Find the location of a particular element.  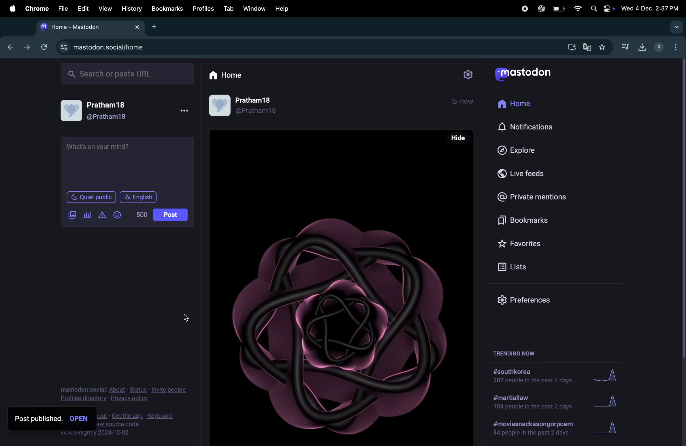

scroll bar is located at coordinates (681, 210).